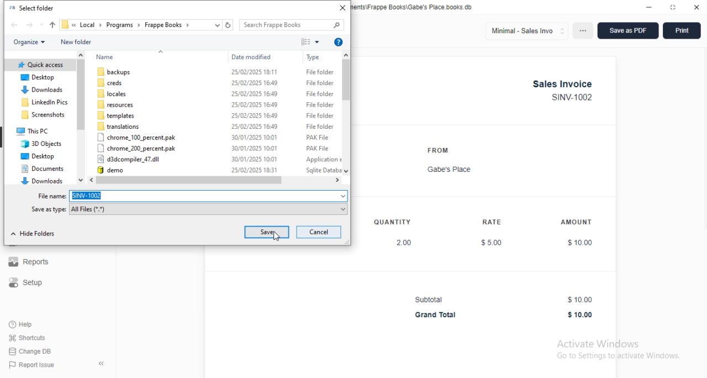  Describe the element at coordinates (209, 196) in the screenshot. I see `SINV-1002` at that location.